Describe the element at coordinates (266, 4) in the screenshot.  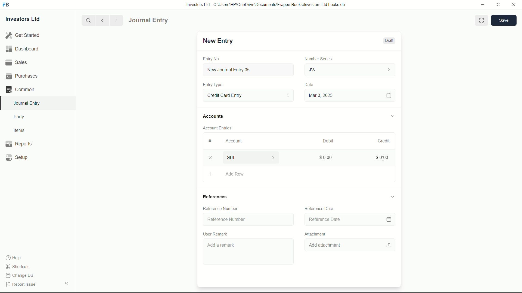
I see `Investors Ltd - C:\Users\HP\OneDrive\Documents\Frappe Books\Investors Ltd books.db` at that location.